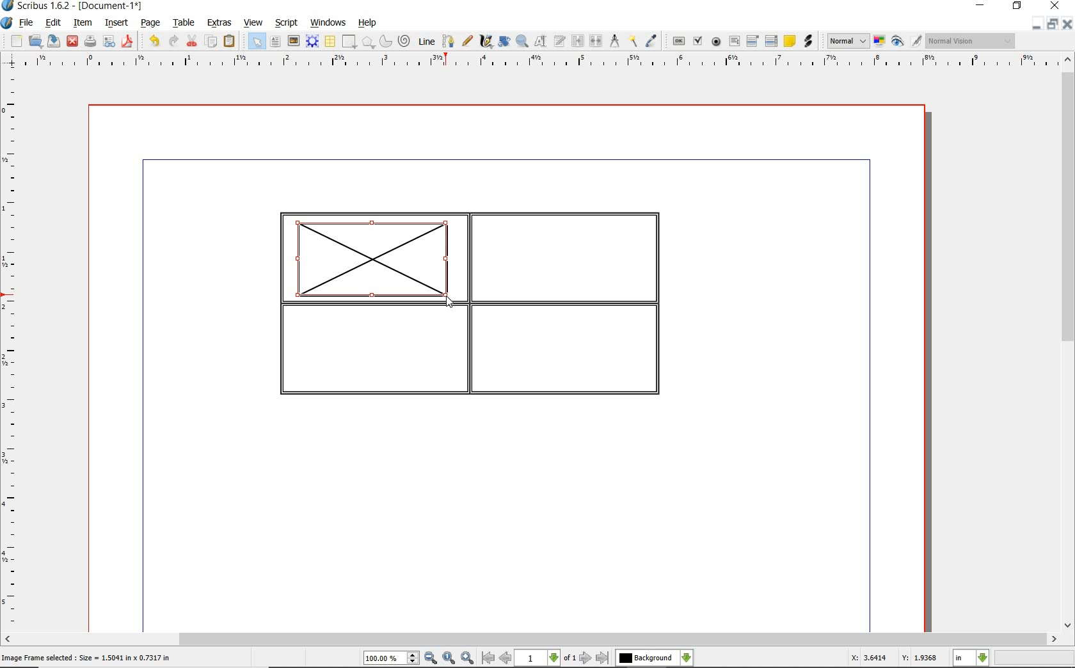 Image resolution: width=1075 pixels, height=668 pixels. I want to click on minimize, so click(1035, 24).